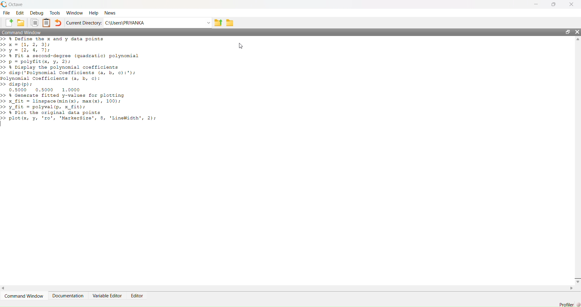 The image size is (581, 307). I want to click on Maximize / Restore, so click(553, 5).